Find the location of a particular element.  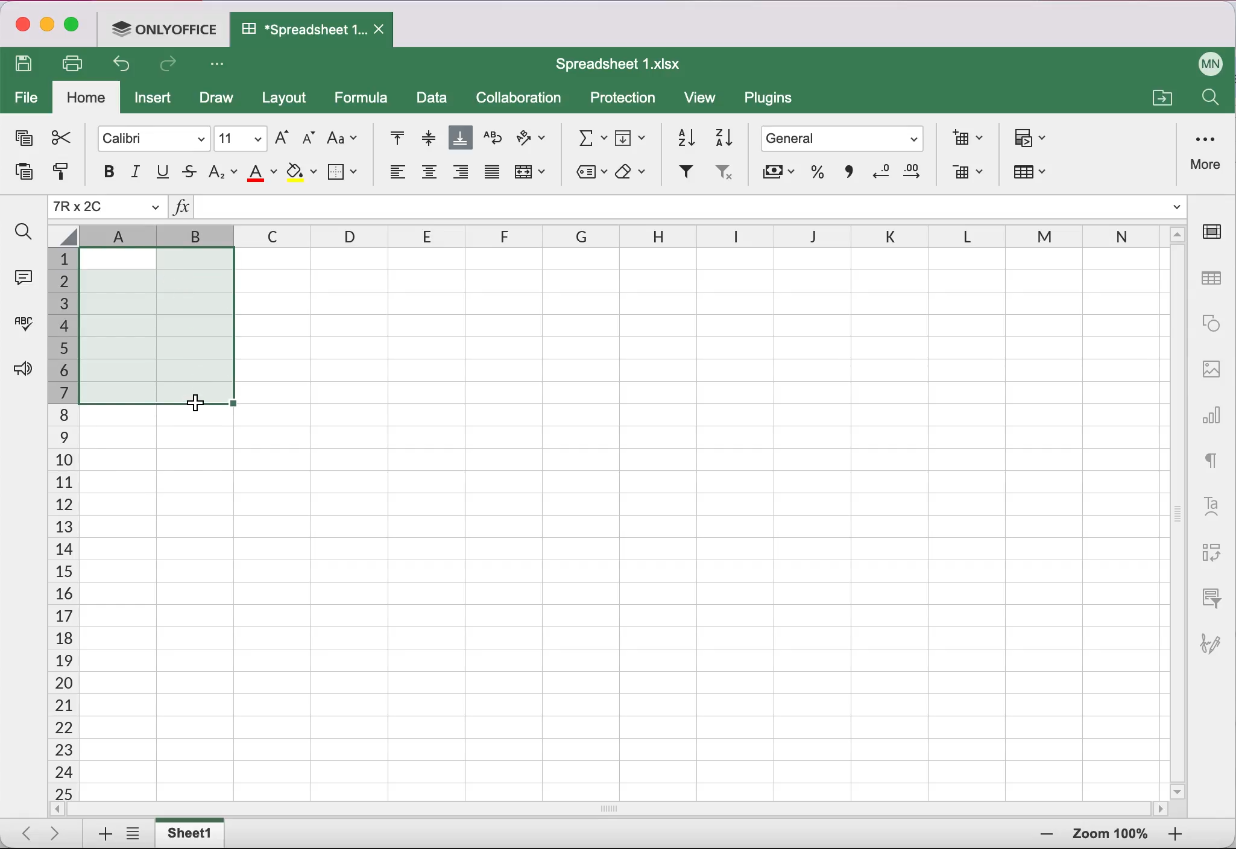

align left is located at coordinates (395, 175).